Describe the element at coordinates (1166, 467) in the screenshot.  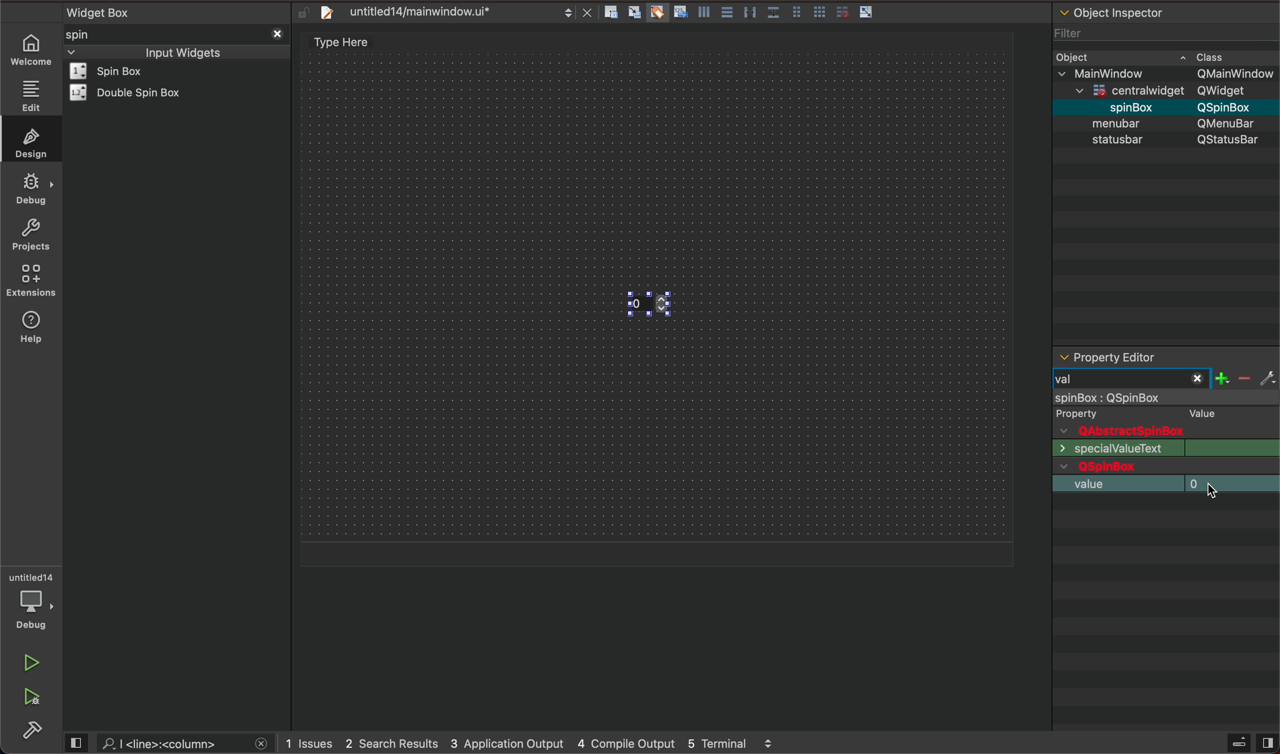
I see `qwidget` at that location.